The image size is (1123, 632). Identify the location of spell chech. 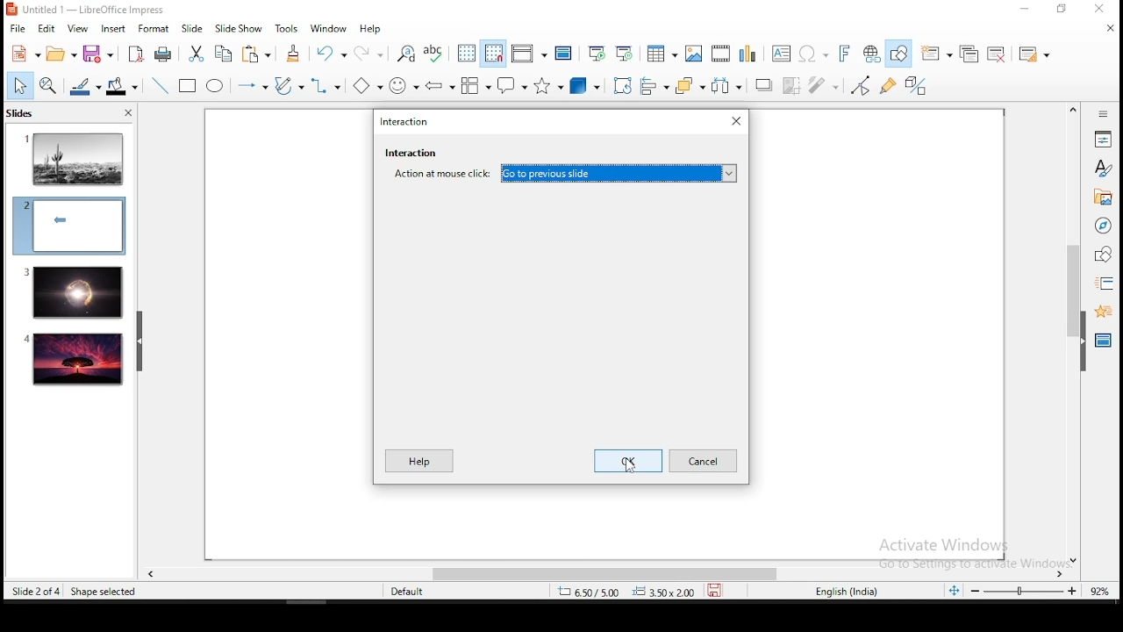
(434, 52).